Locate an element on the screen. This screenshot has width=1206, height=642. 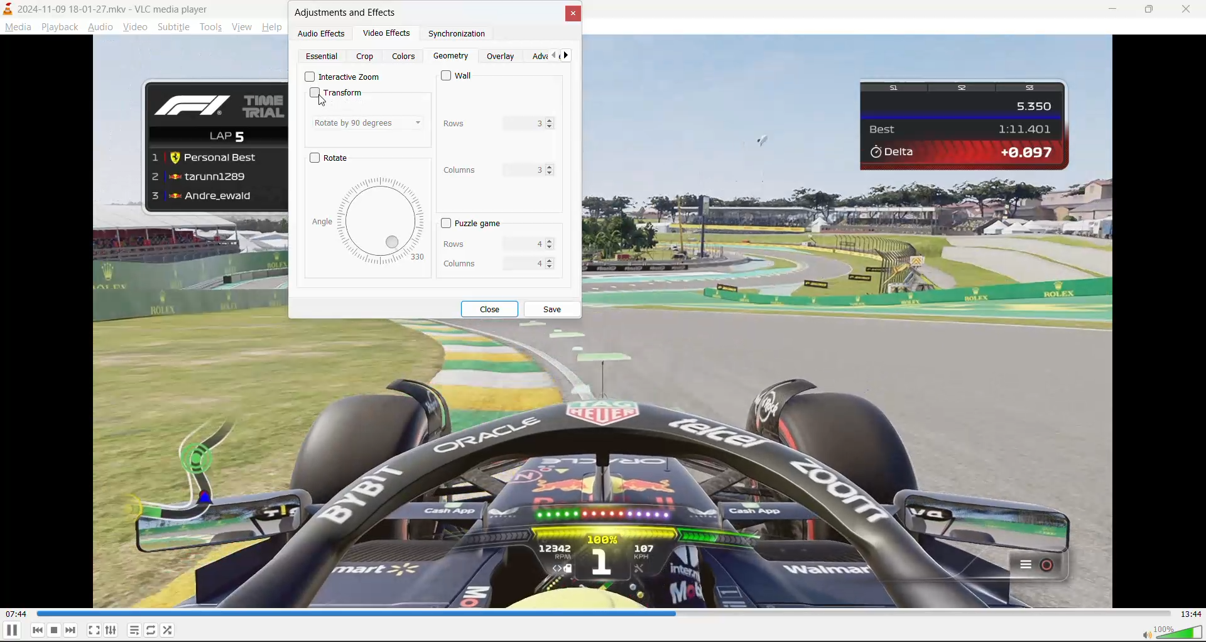
puzzle game is located at coordinates (474, 226).